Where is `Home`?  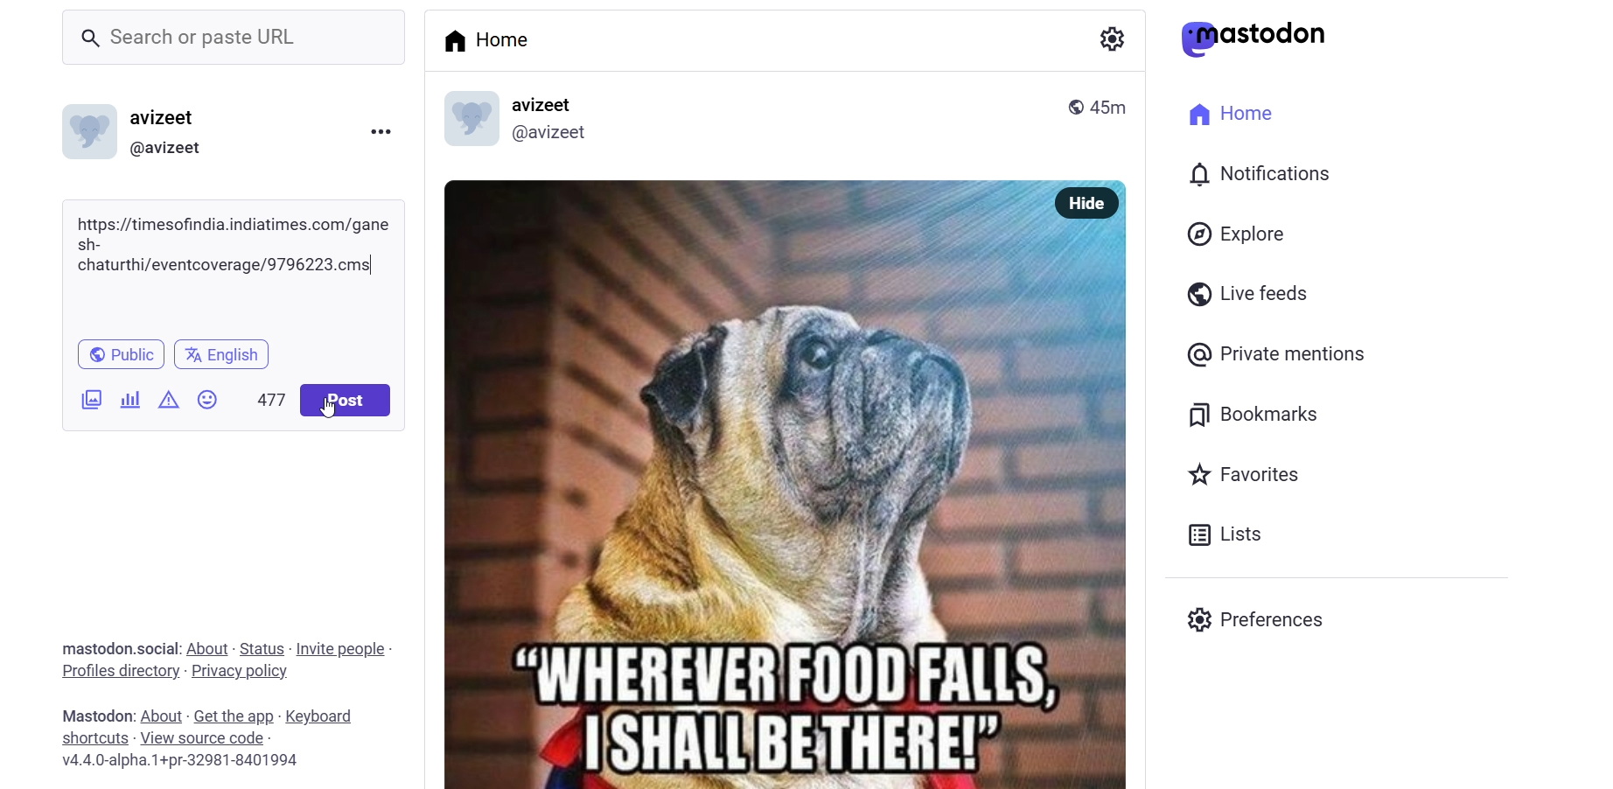 Home is located at coordinates (491, 42).